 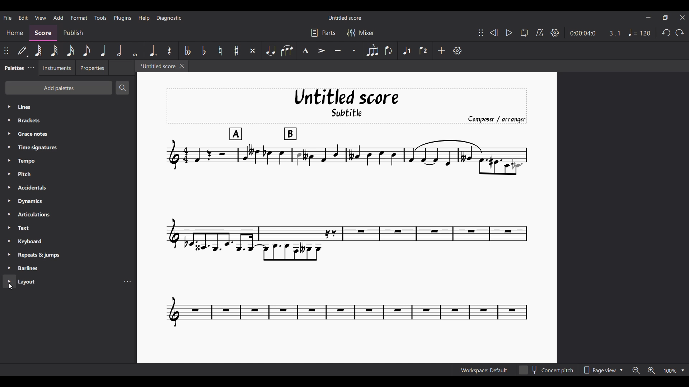 What do you see at coordinates (41, 18) in the screenshot?
I see `View menu` at bounding box center [41, 18].